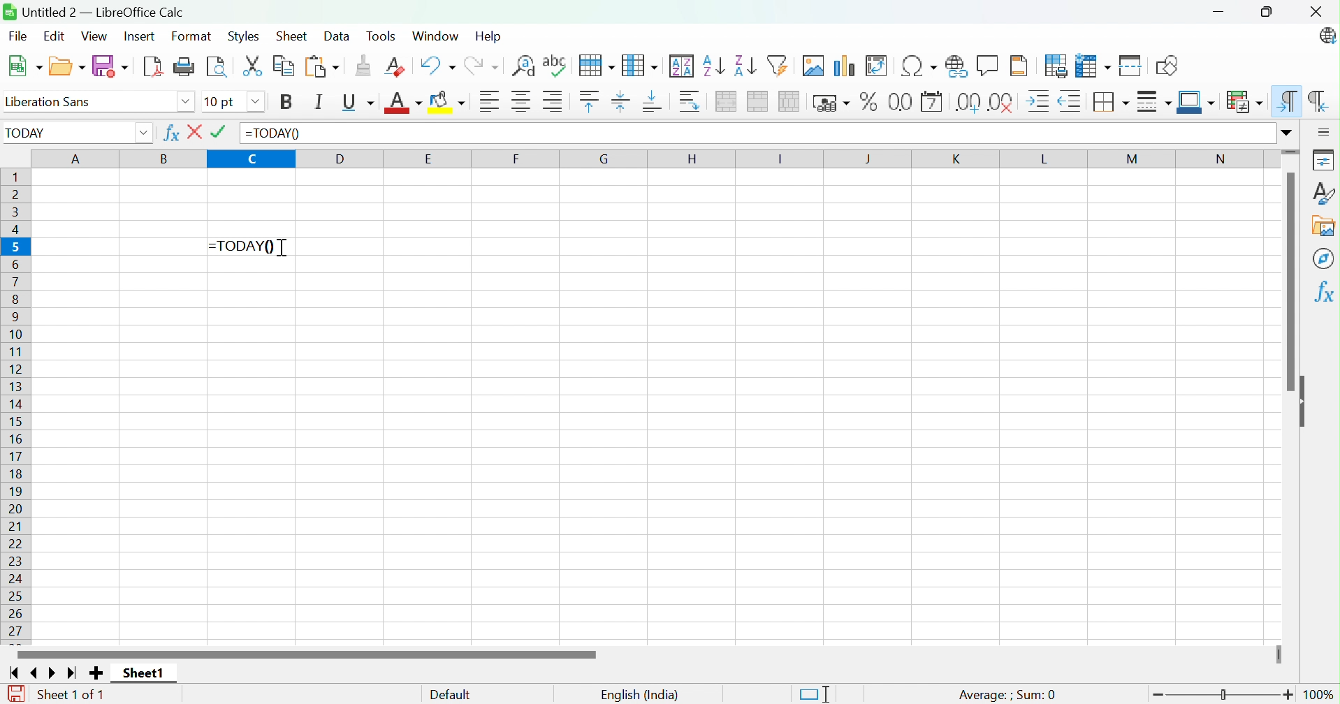 Image resolution: width=1340 pixels, height=704 pixels. Describe the element at coordinates (146, 672) in the screenshot. I see `Sheet1` at that location.